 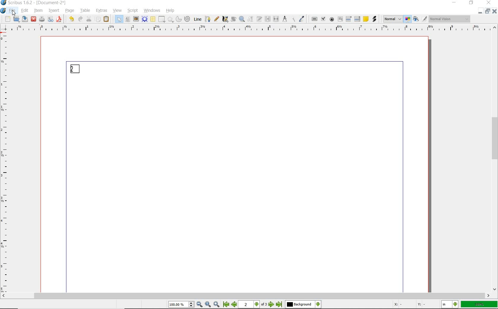 I want to click on select the current unit: in, so click(x=450, y=305).